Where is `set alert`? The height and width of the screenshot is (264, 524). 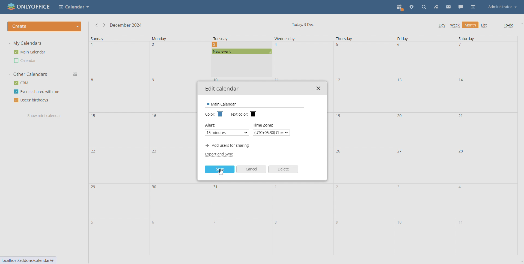
set alert is located at coordinates (227, 132).